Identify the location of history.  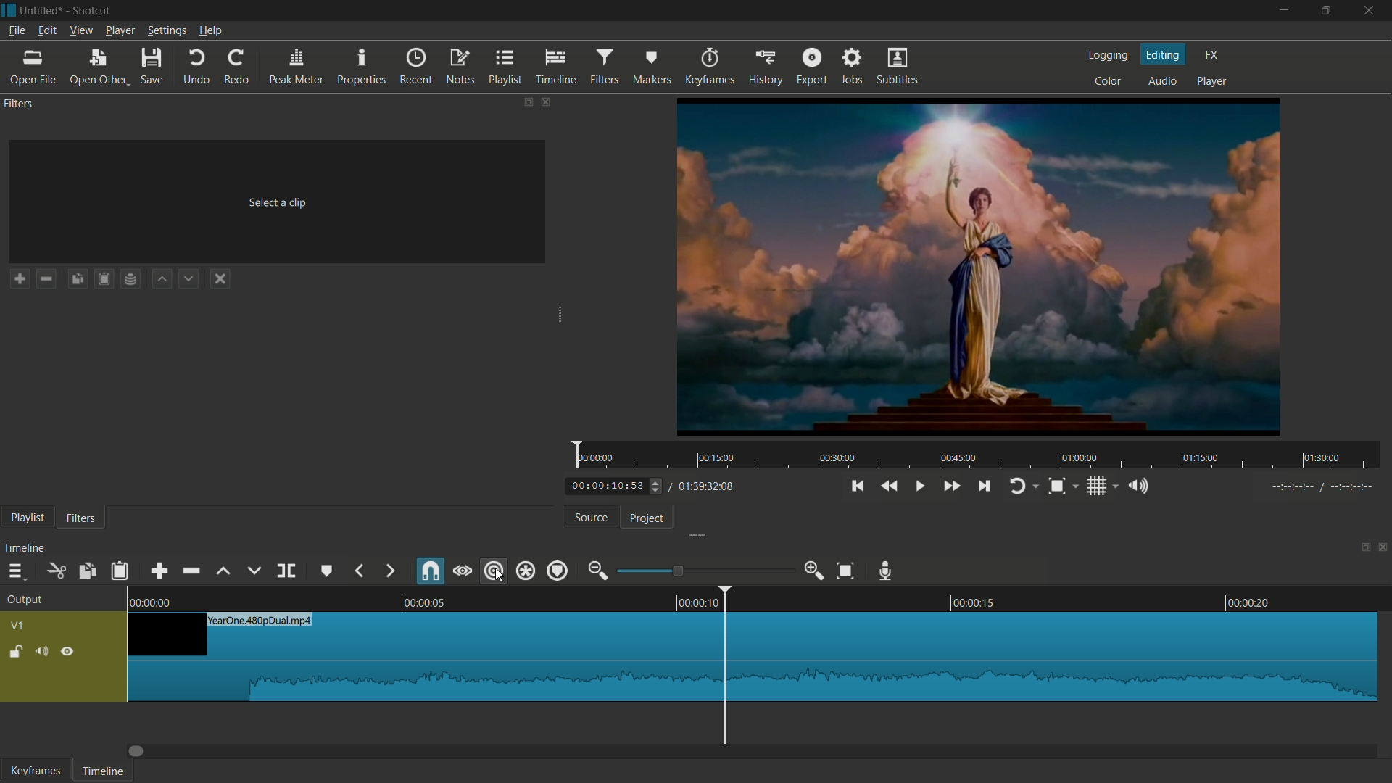
(766, 66).